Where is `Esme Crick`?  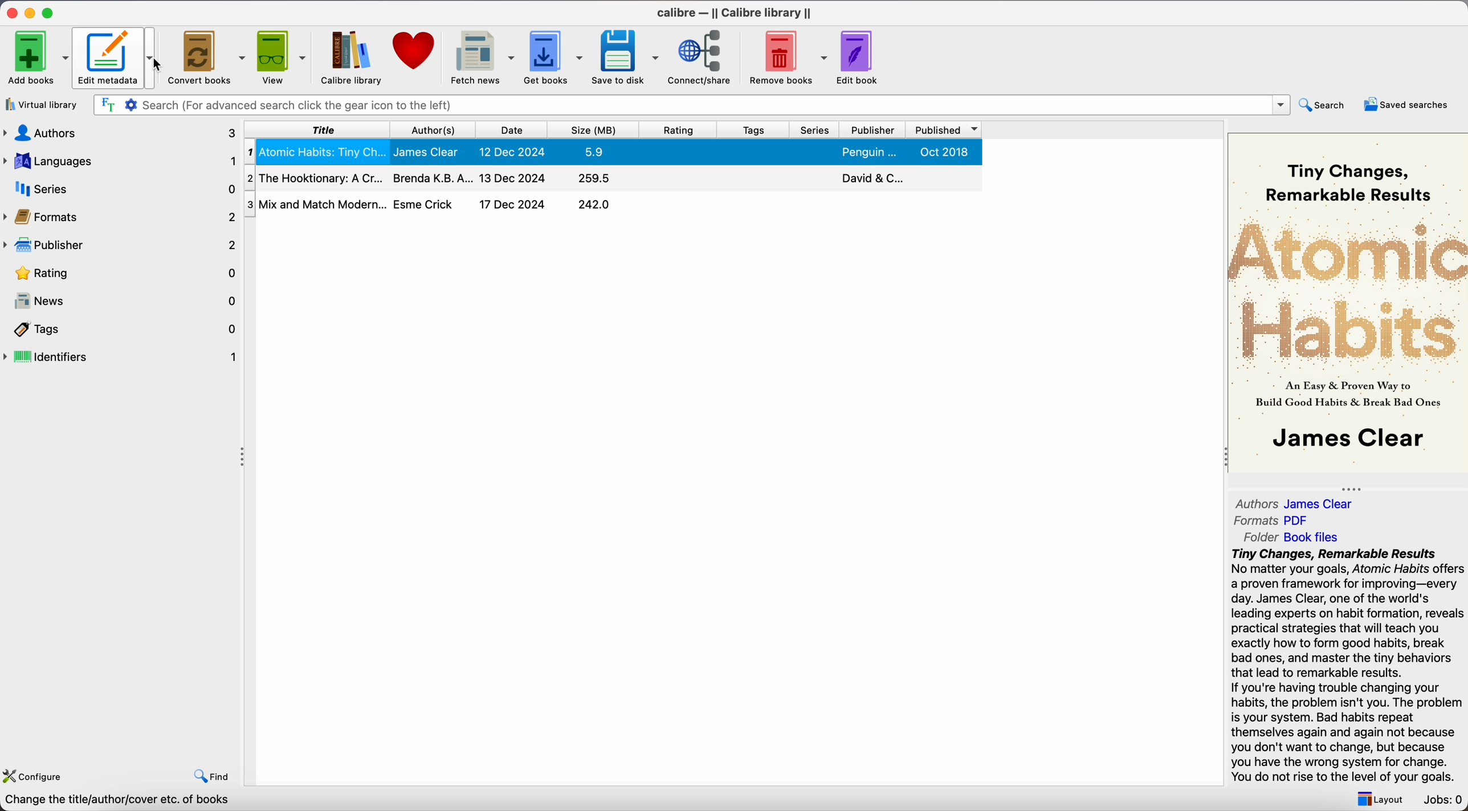
Esme Crick is located at coordinates (425, 204).